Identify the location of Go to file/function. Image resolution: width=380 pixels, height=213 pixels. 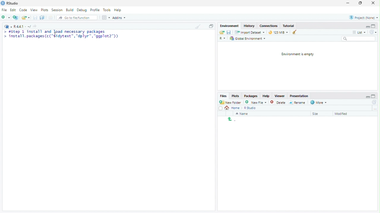
(75, 18).